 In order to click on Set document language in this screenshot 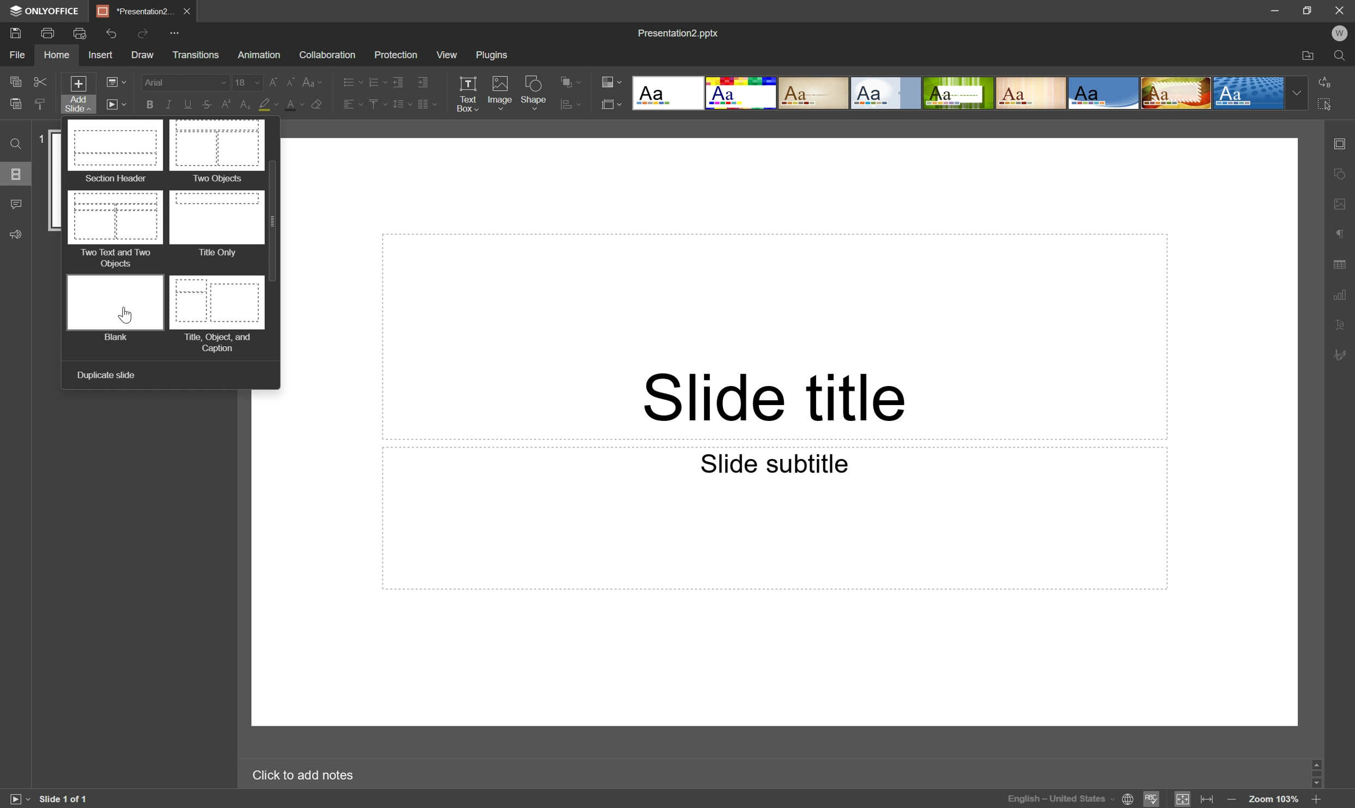, I will do `click(1129, 801)`.